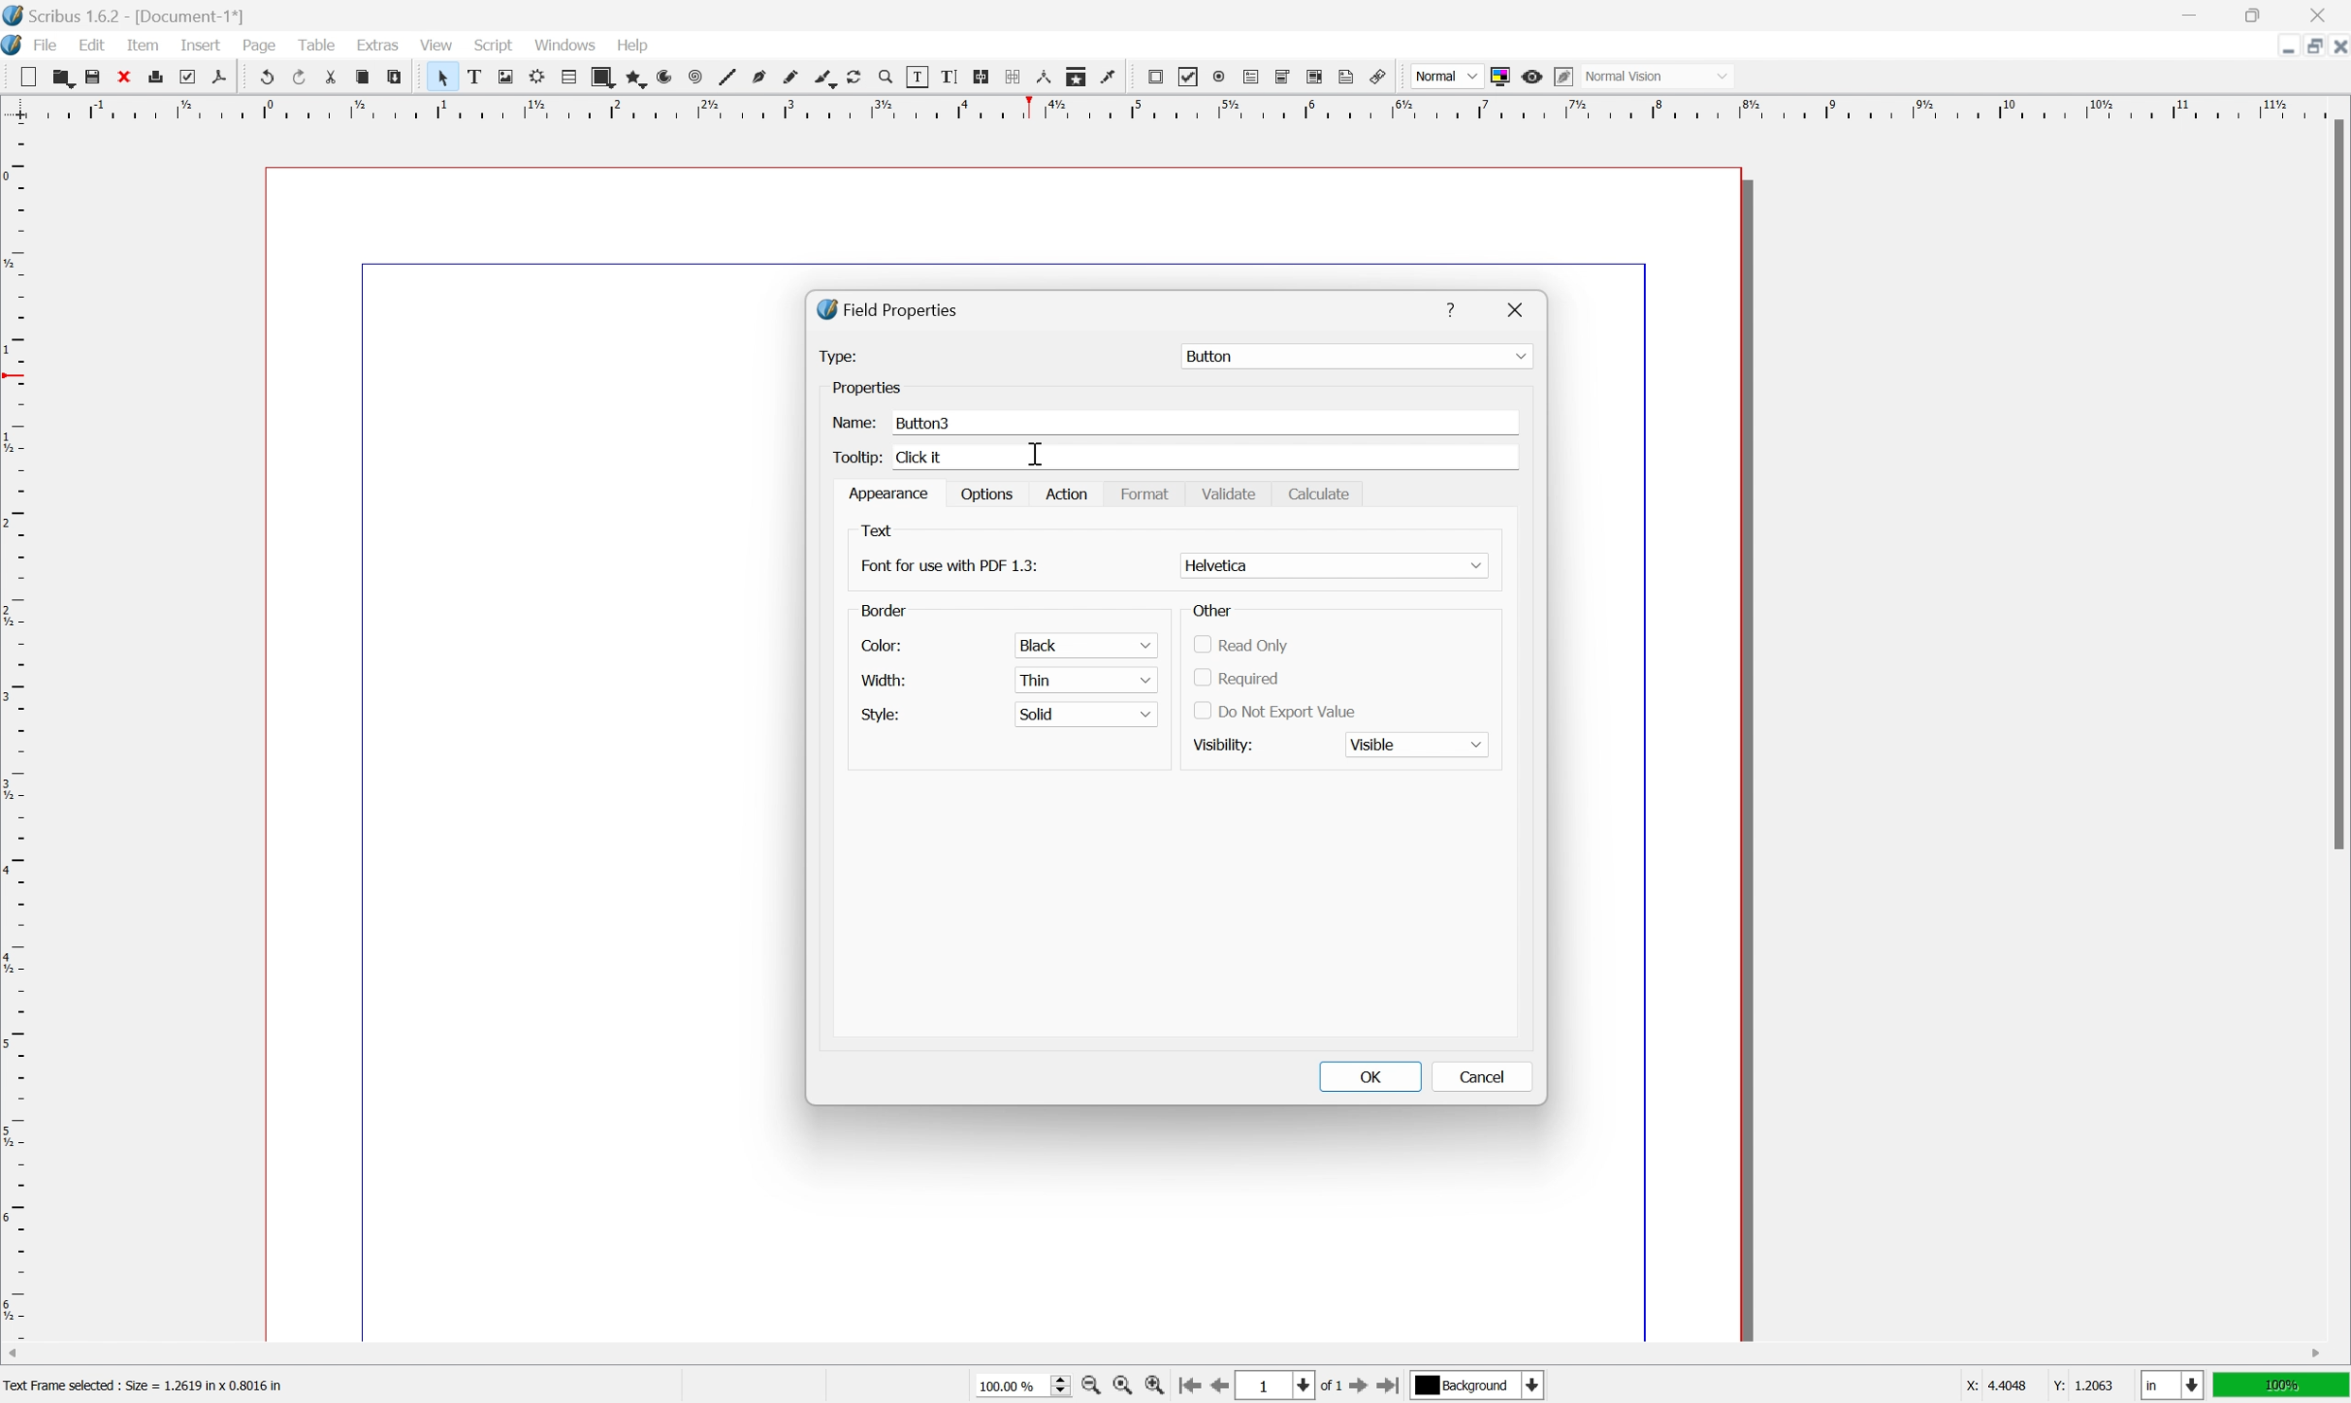 Image resolution: width=2351 pixels, height=1403 pixels. I want to click on appearance, so click(890, 494).